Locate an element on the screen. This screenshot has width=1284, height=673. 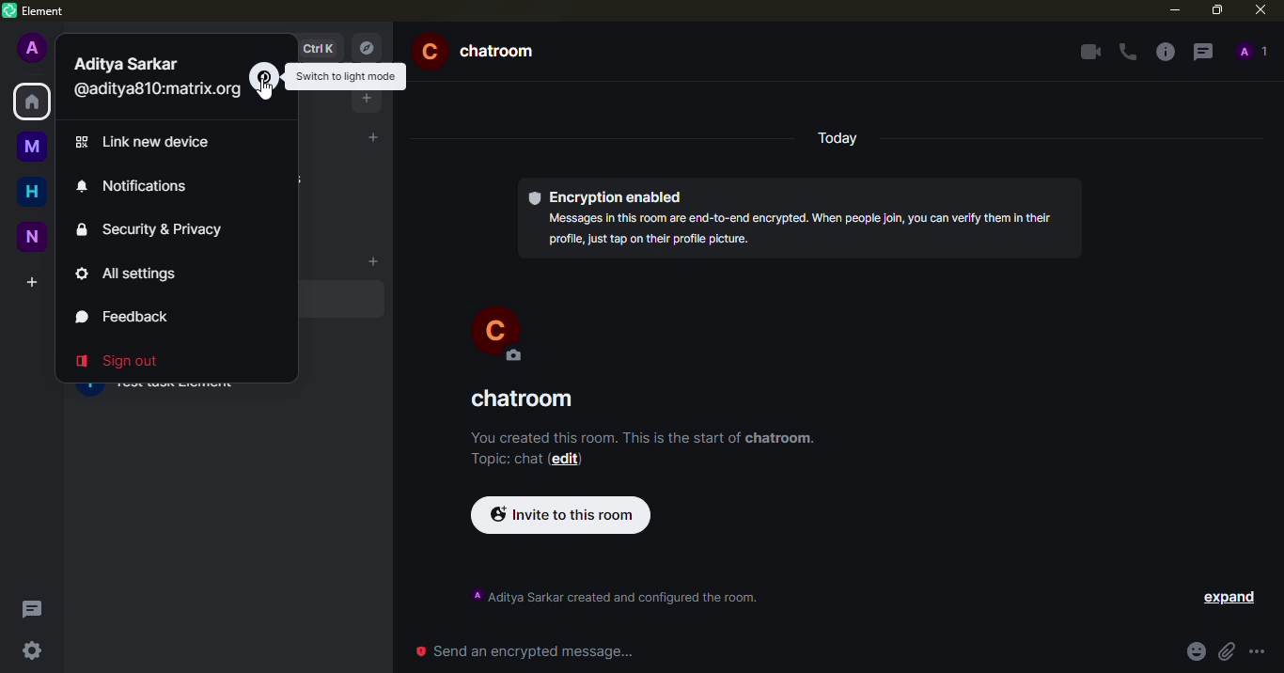
topic chat is located at coordinates (504, 459).